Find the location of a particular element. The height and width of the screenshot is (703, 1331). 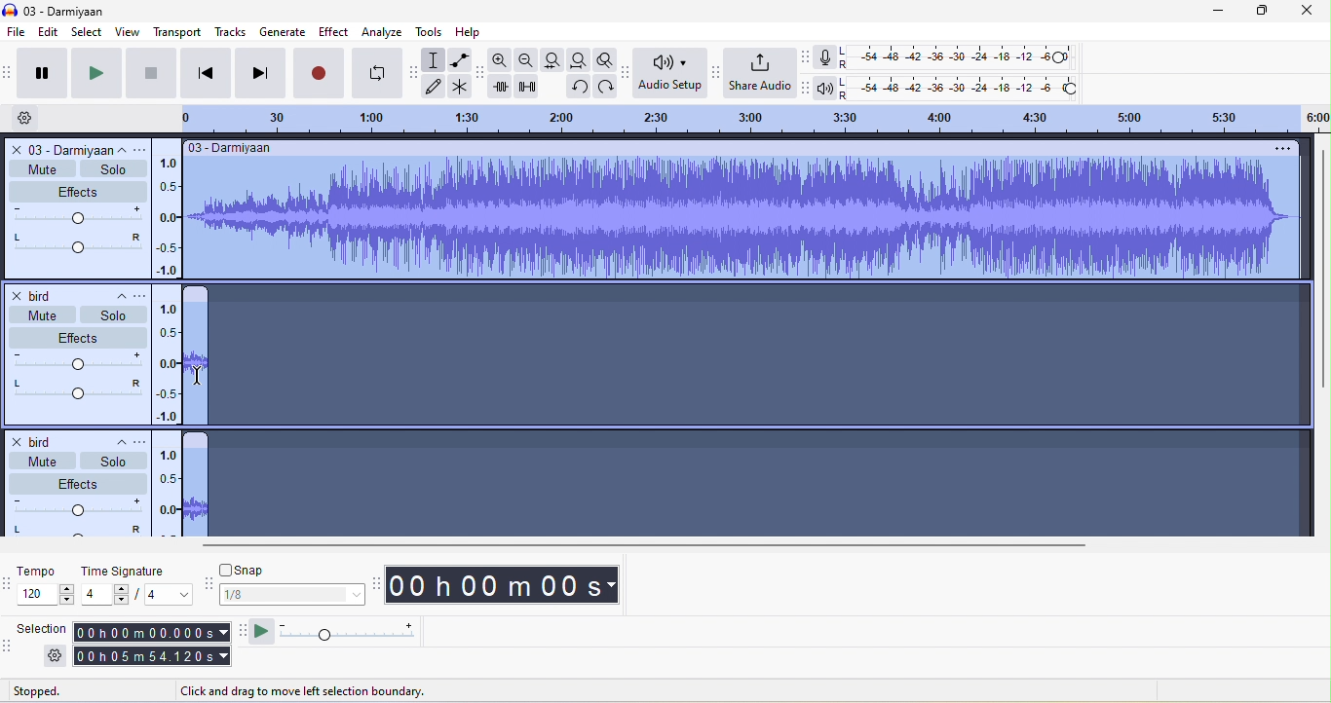

audacity edit toolbar is located at coordinates (482, 70).